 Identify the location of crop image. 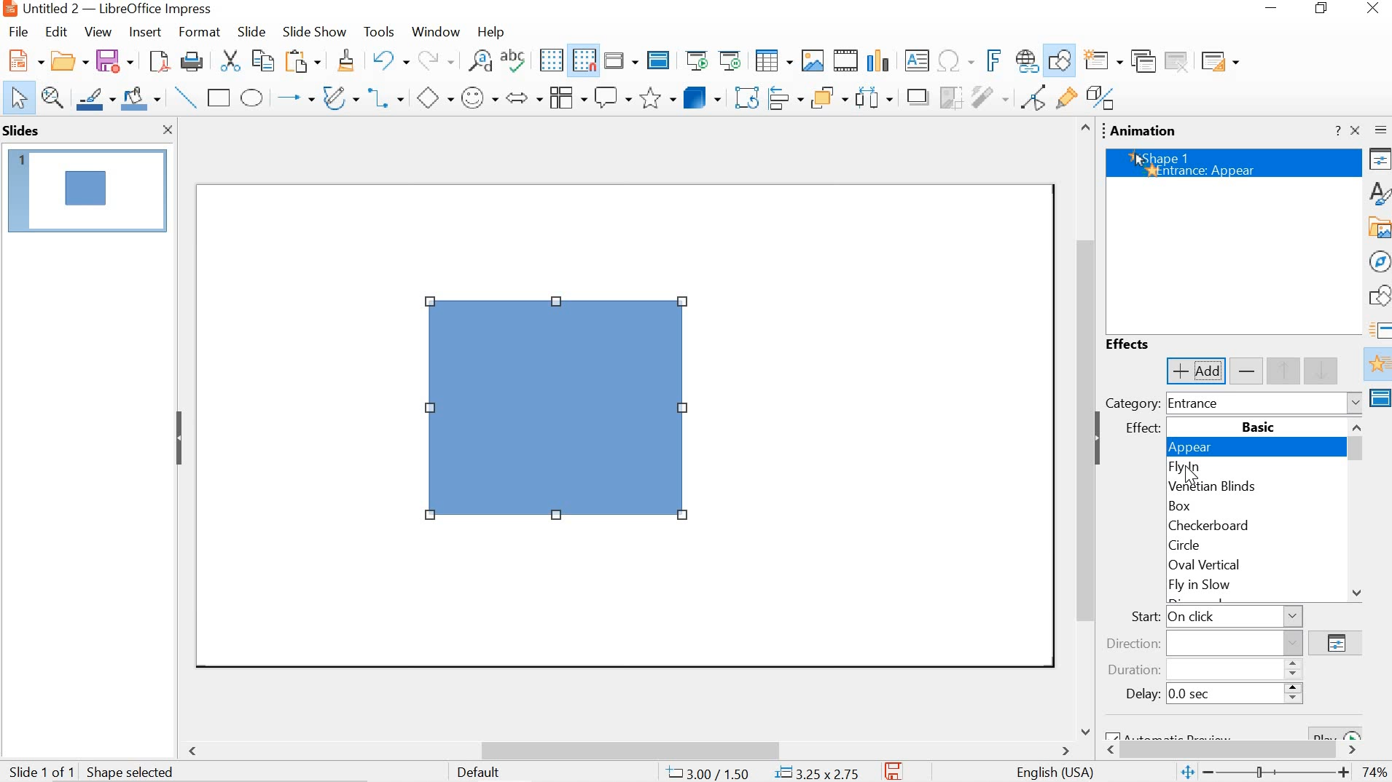
(947, 95).